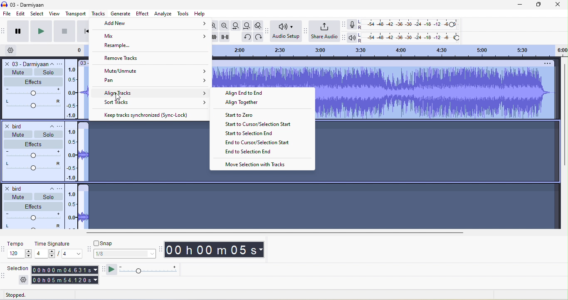  I want to click on mute, so click(18, 71).